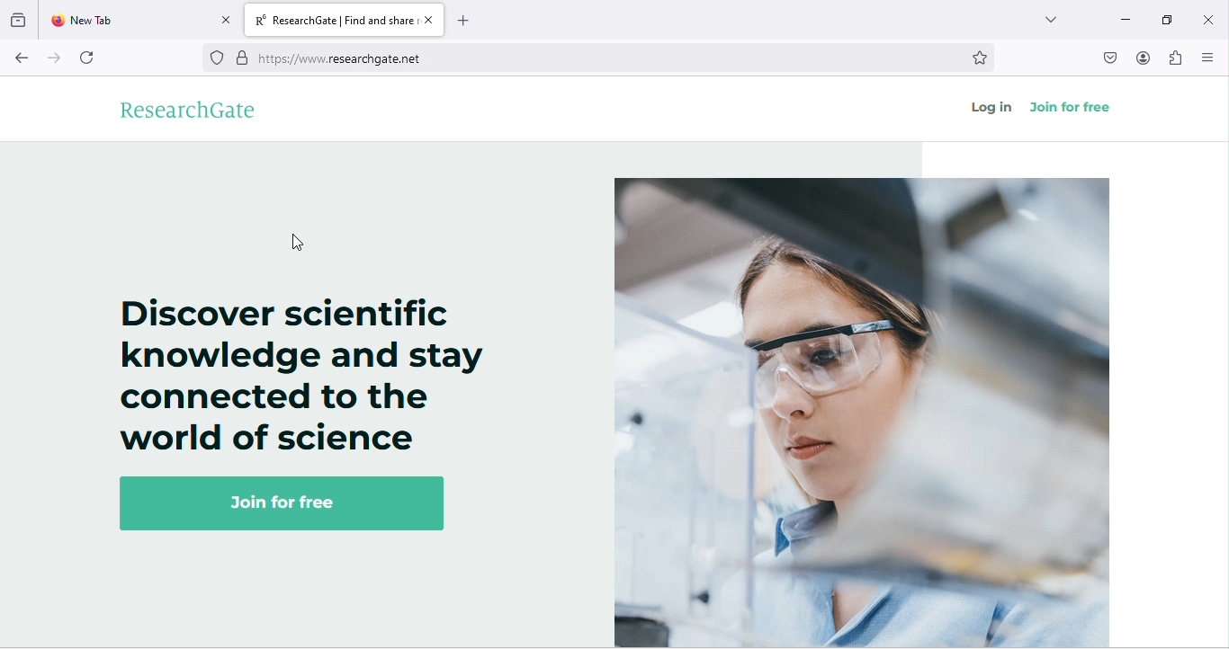 The width and height of the screenshot is (1229, 649). I want to click on account, so click(1144, 58).